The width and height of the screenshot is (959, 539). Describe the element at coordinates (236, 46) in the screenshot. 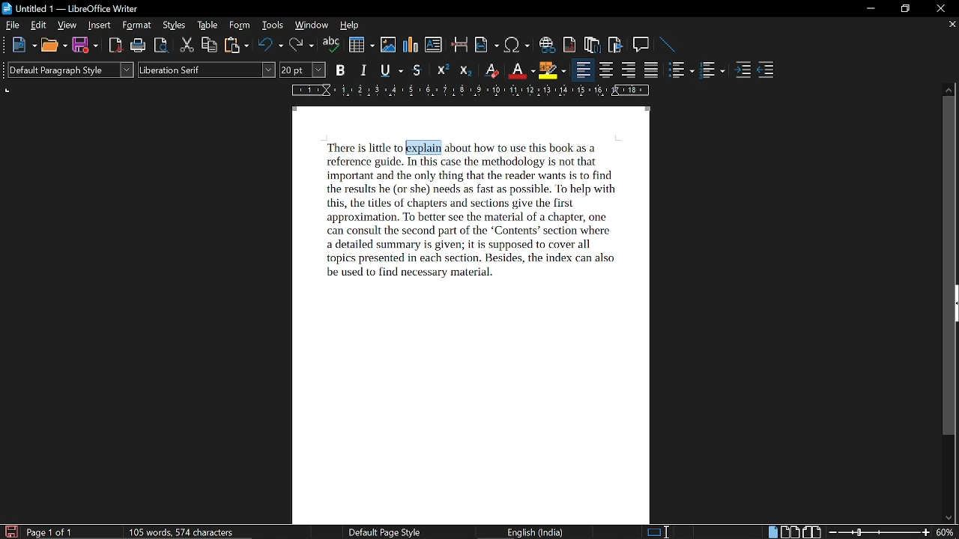

I see `paste` at that location.